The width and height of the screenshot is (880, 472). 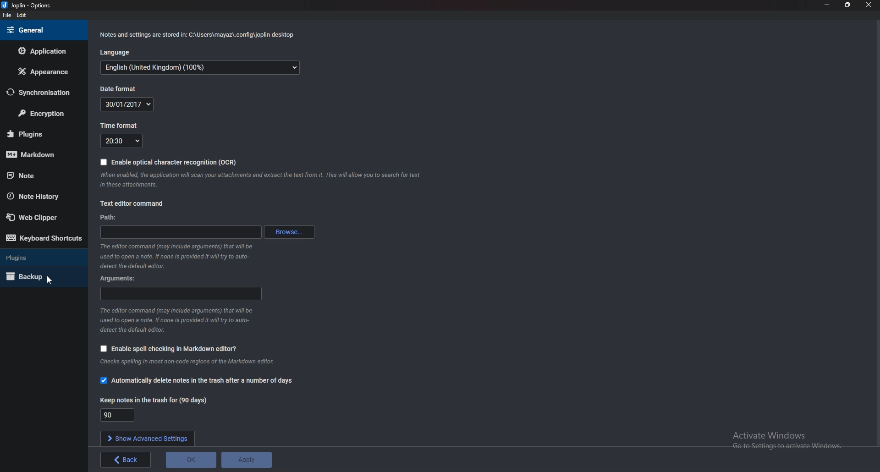 I want to click on info, so click(x=179, y=256).